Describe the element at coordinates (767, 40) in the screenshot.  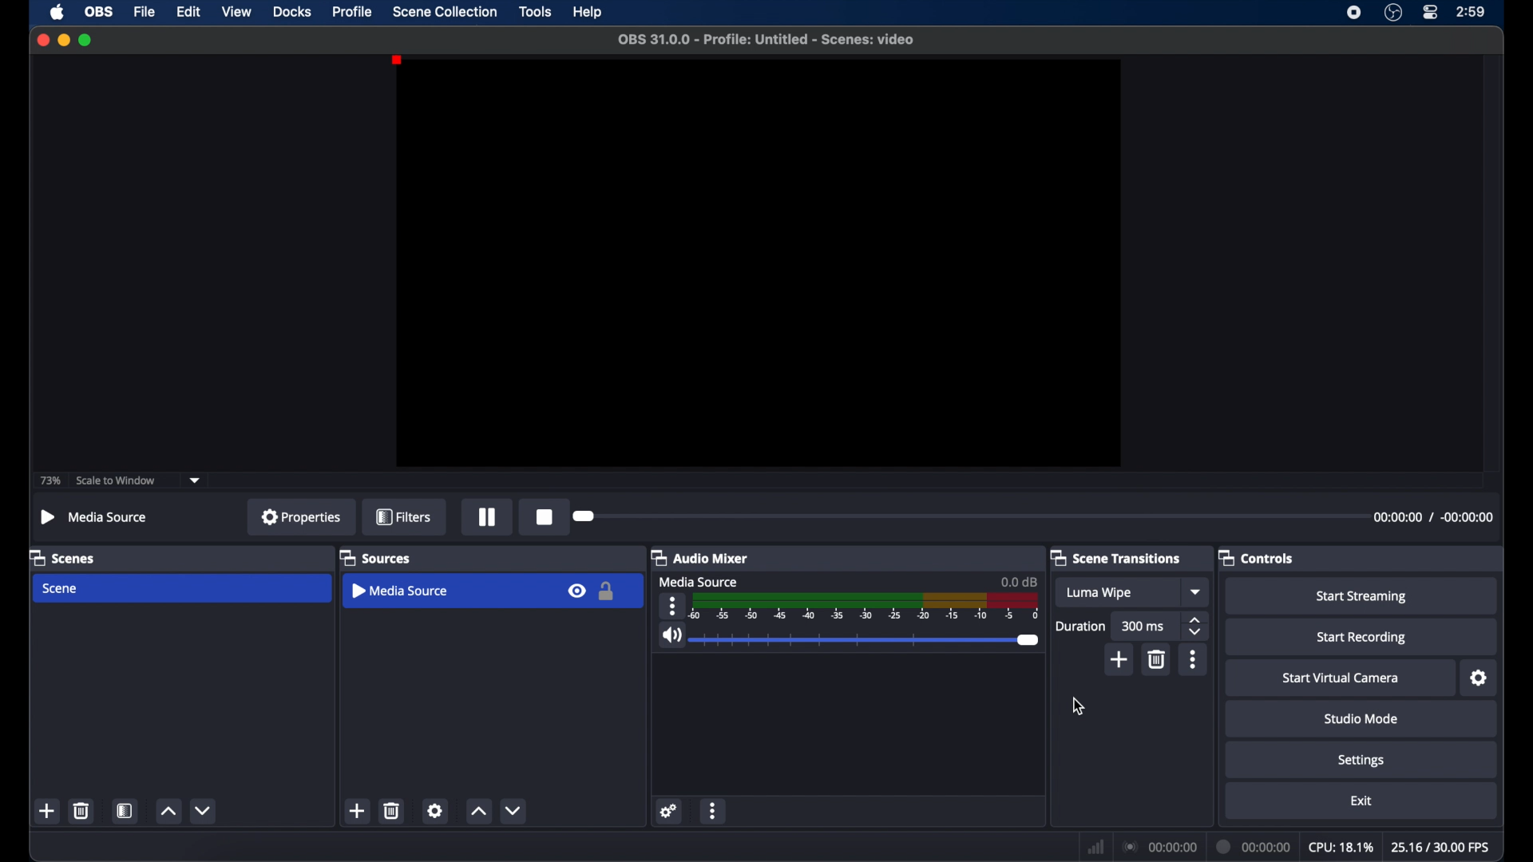
I see `file name` at that location.